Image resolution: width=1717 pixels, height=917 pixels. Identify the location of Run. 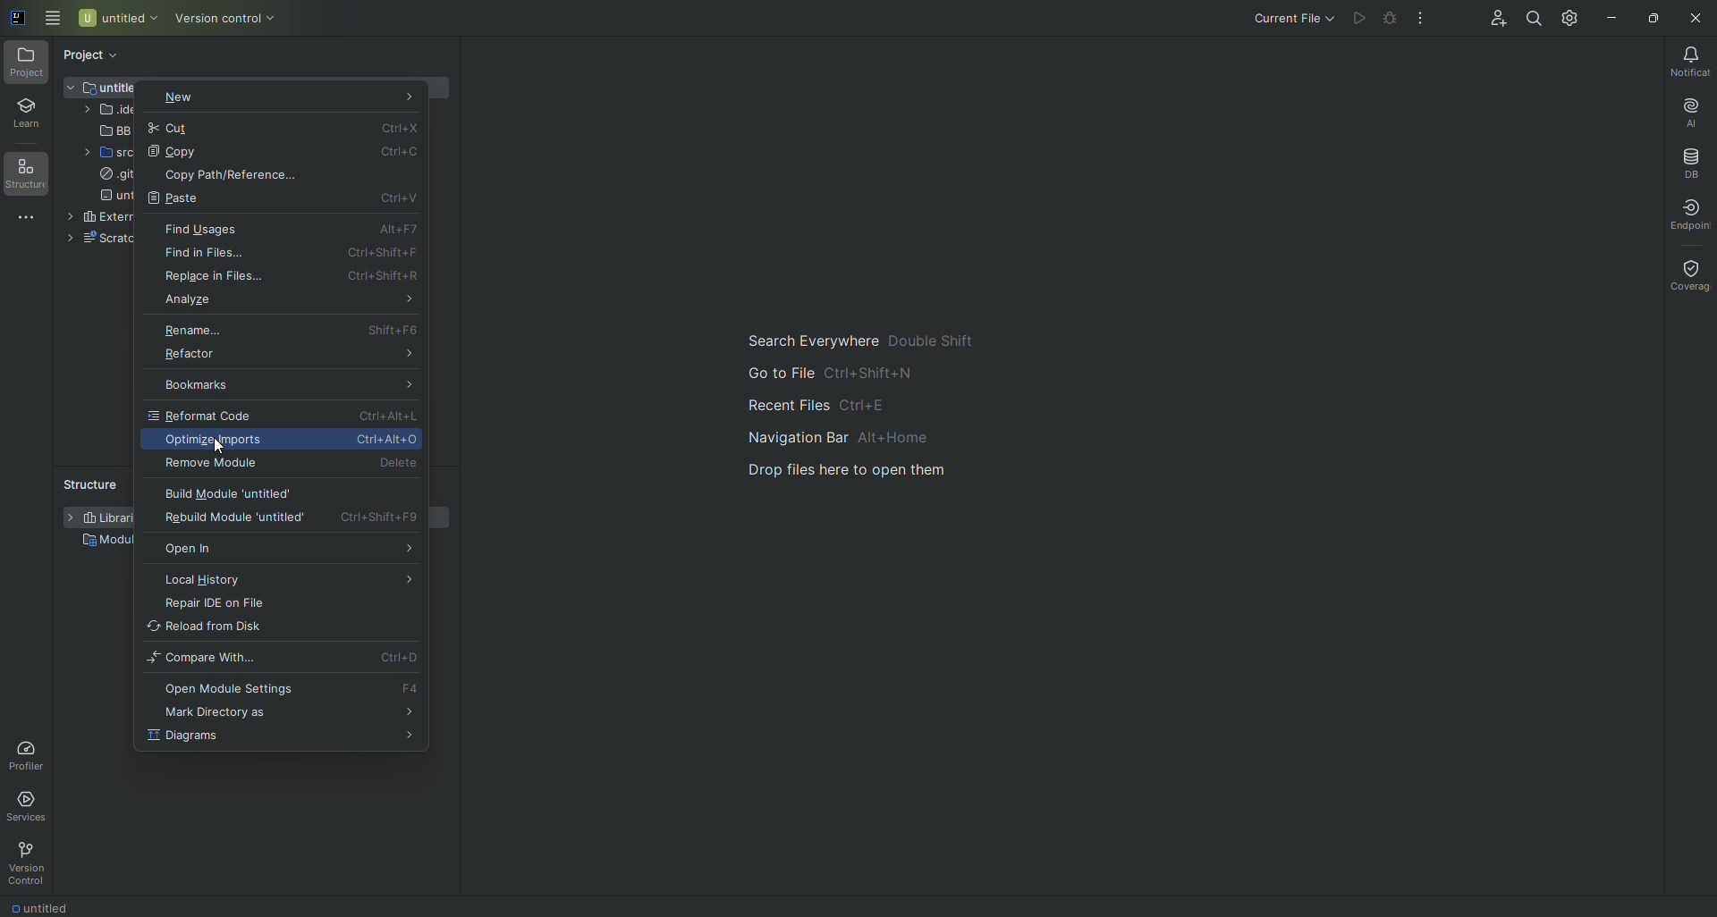
(1356, 20).